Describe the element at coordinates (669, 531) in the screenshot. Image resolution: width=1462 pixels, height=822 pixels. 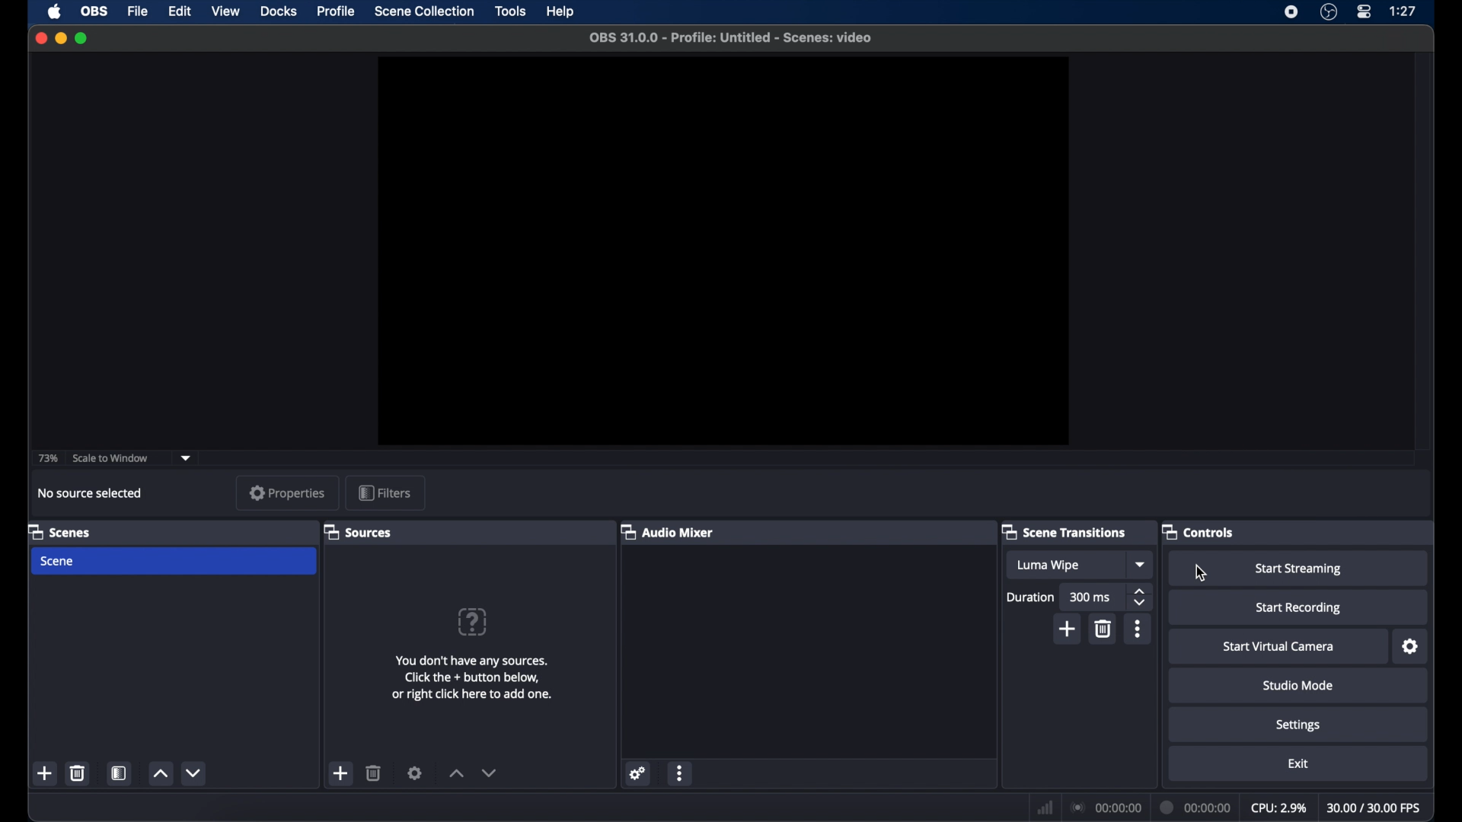
I see `mixer` at that location.